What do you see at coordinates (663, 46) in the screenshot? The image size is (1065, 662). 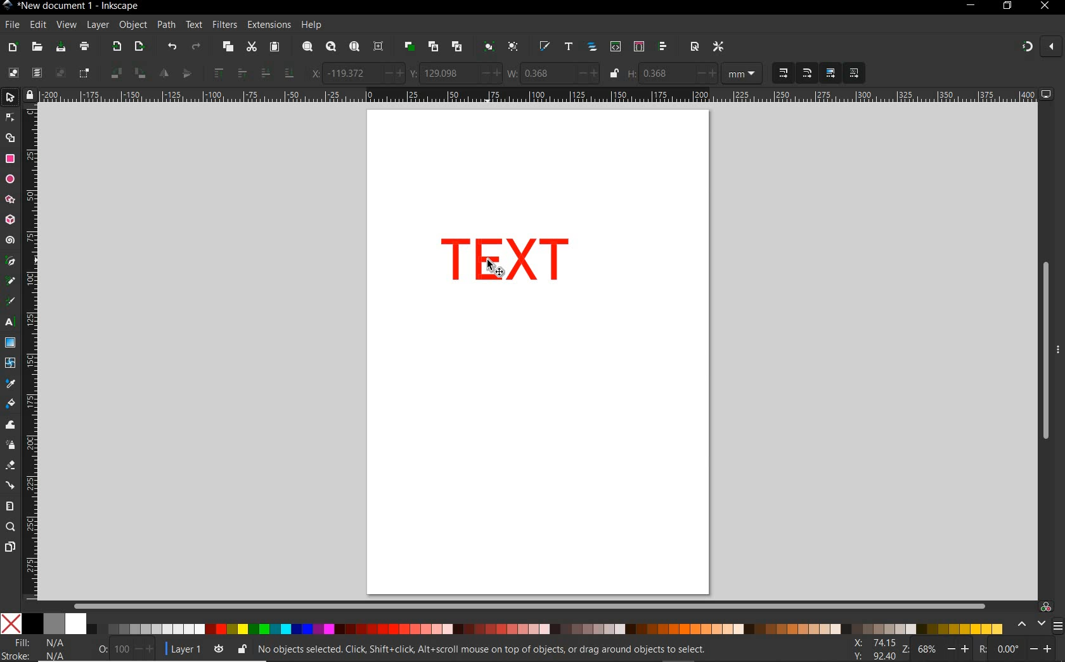 I see `OPEN ALIGN AND DISTRIBUTE` at bounding box center [663, 46].